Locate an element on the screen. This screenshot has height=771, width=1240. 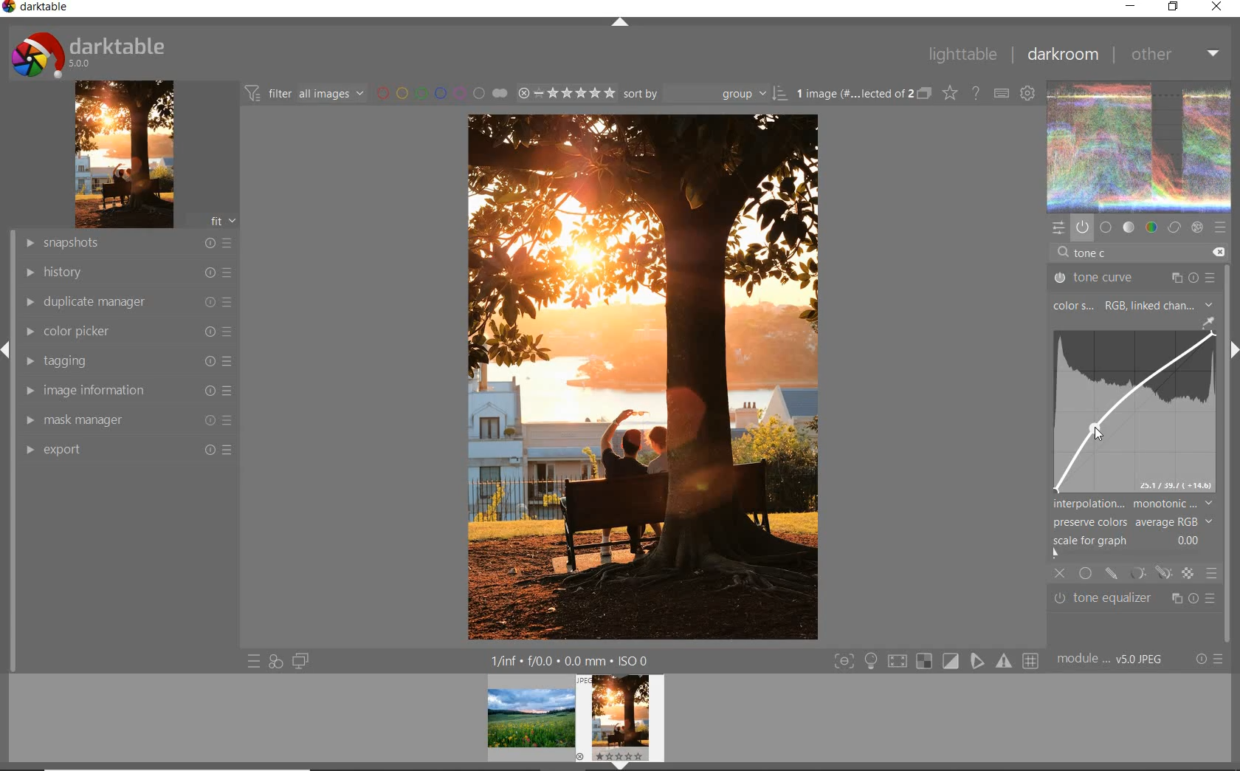
history is located at coordinates (124, 273).